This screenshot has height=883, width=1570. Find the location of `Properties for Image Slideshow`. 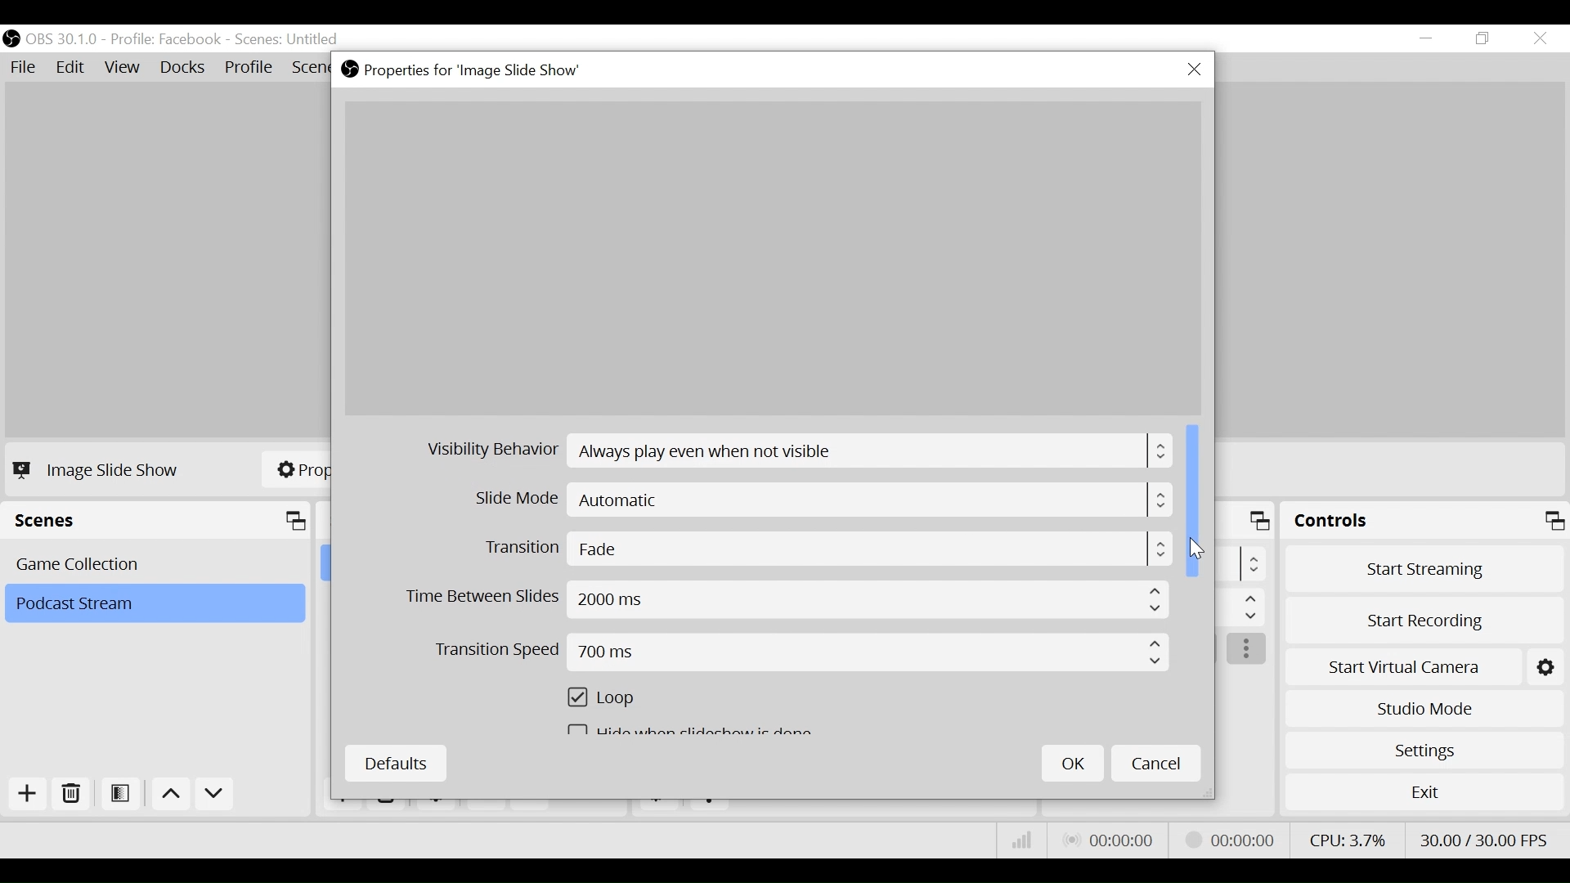

Properties for Image Slideshow is located at coordinates (465, 70).